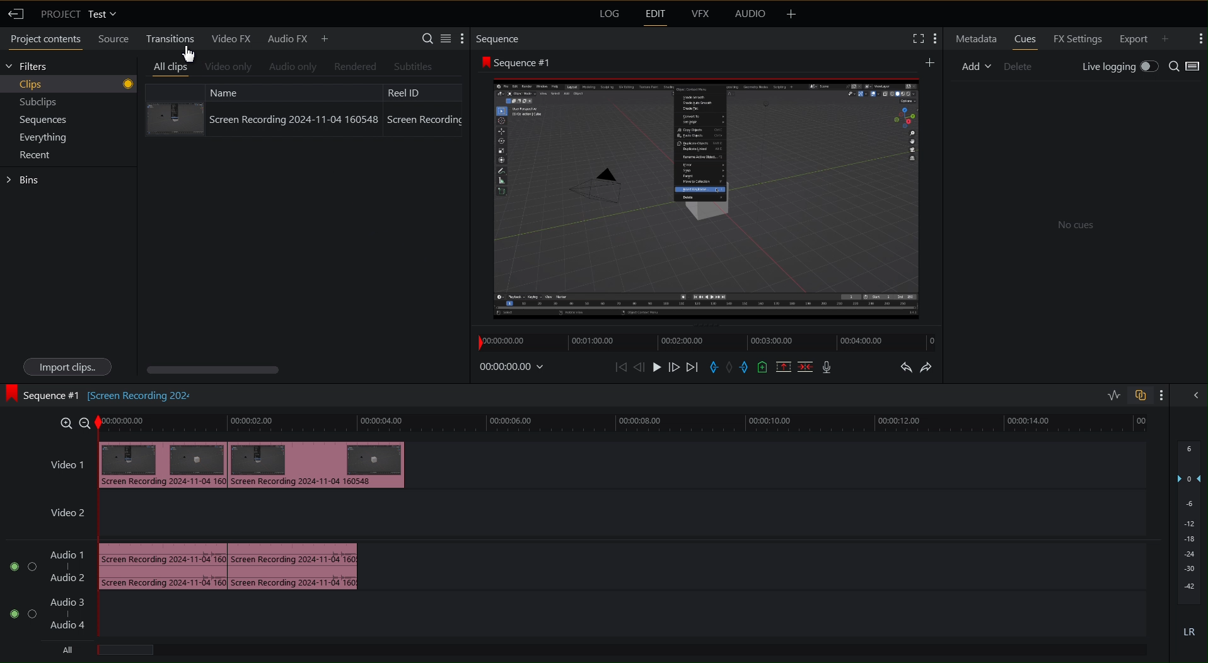 Image resolution: width=1208 pixels, height=663 pixels. Describe the element at coordinates (277, 464) in the screenshot. I see `Video 1` at that location.